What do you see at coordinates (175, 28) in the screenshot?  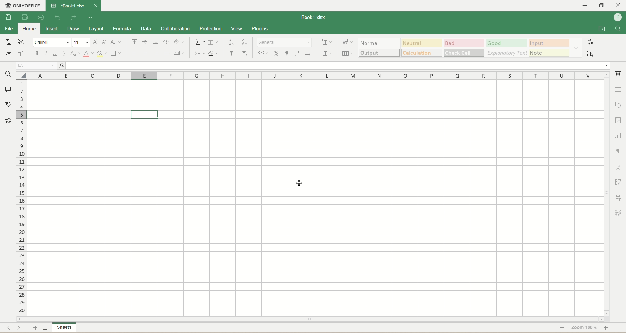 I see `collaboration` at bounding box center [175, 28].